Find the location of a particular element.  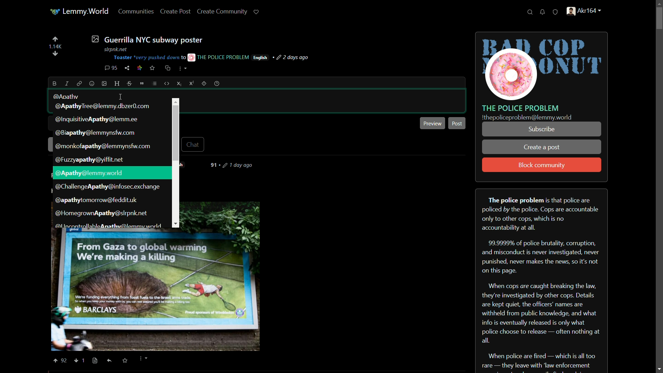

preview  is located at coordinates (433, 123).